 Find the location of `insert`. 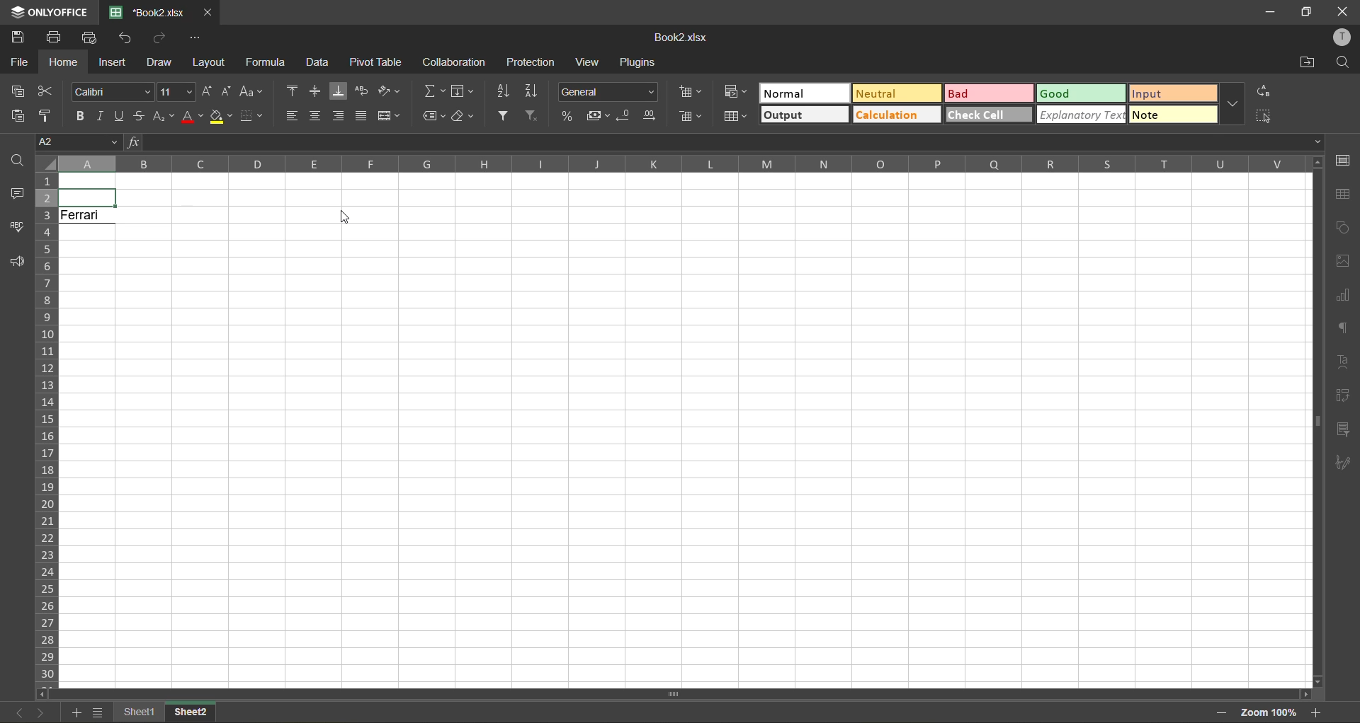

insert is located at coordinates (113, 63).